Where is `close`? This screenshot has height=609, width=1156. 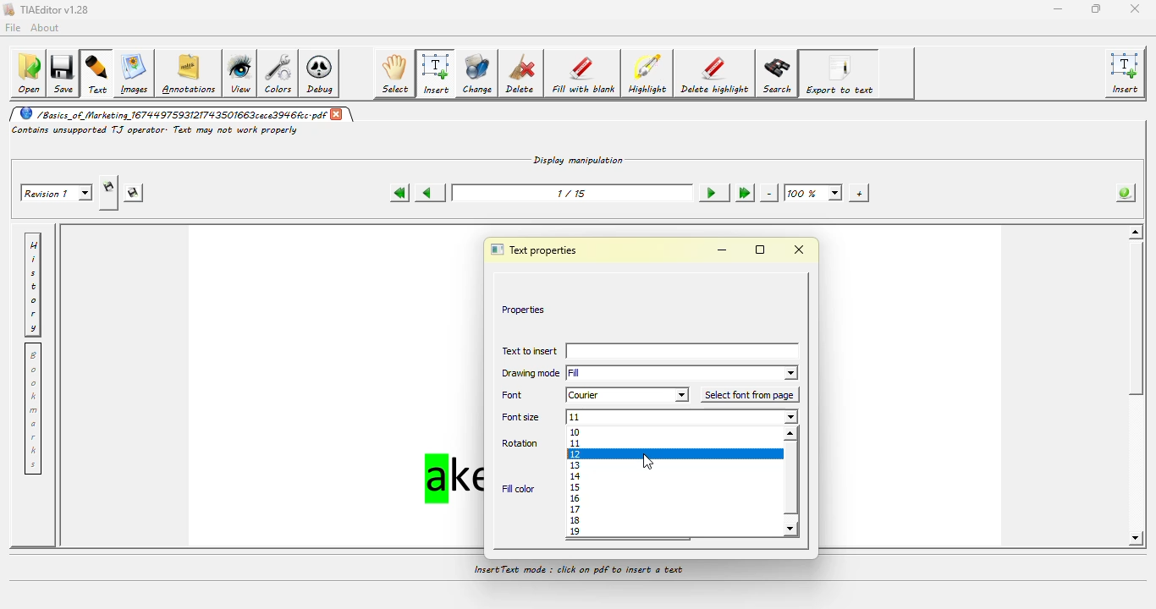
close is located at coordinates (339, 115).